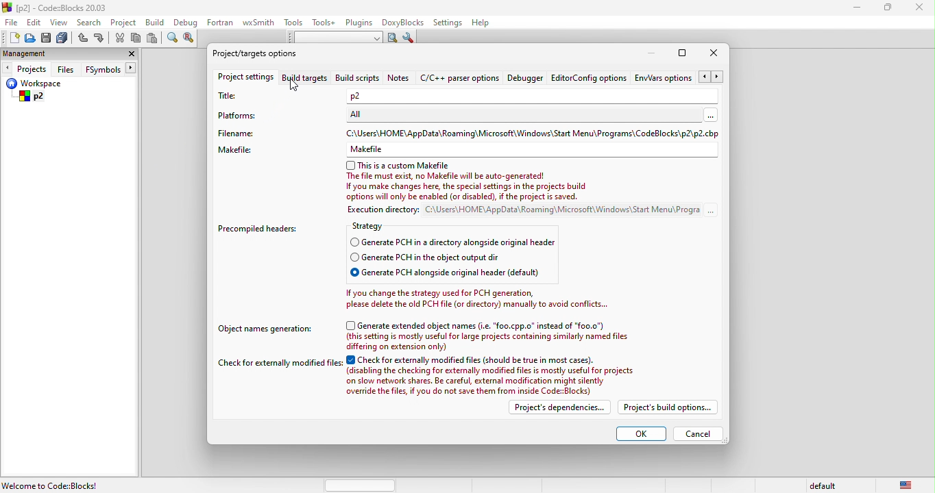 The width and height of the screenshot is (935, 493). What do you see at coordinates (398, 166) in the screenshot?
I see `This is a custom Makefile` at bounding box center [398, 166].